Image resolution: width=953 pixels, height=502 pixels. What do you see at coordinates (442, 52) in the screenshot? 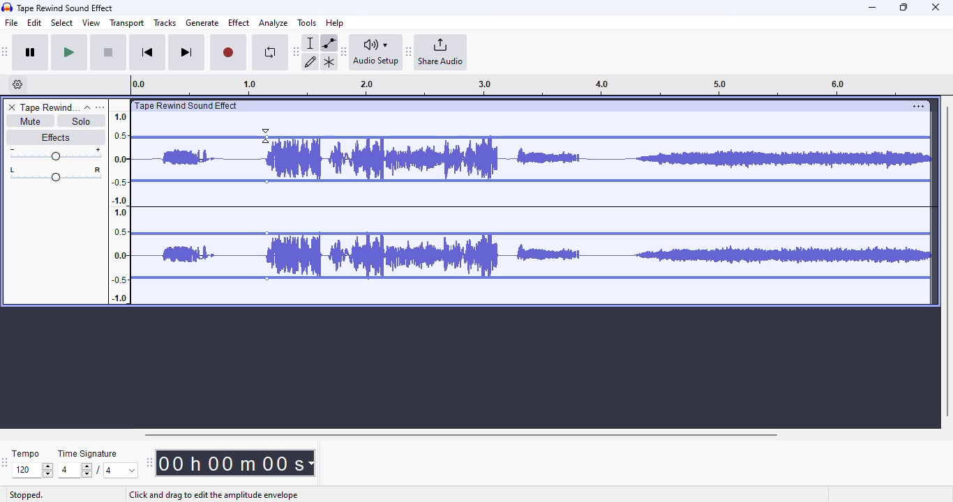
I see `share audio` at bounding box center [442, 52].